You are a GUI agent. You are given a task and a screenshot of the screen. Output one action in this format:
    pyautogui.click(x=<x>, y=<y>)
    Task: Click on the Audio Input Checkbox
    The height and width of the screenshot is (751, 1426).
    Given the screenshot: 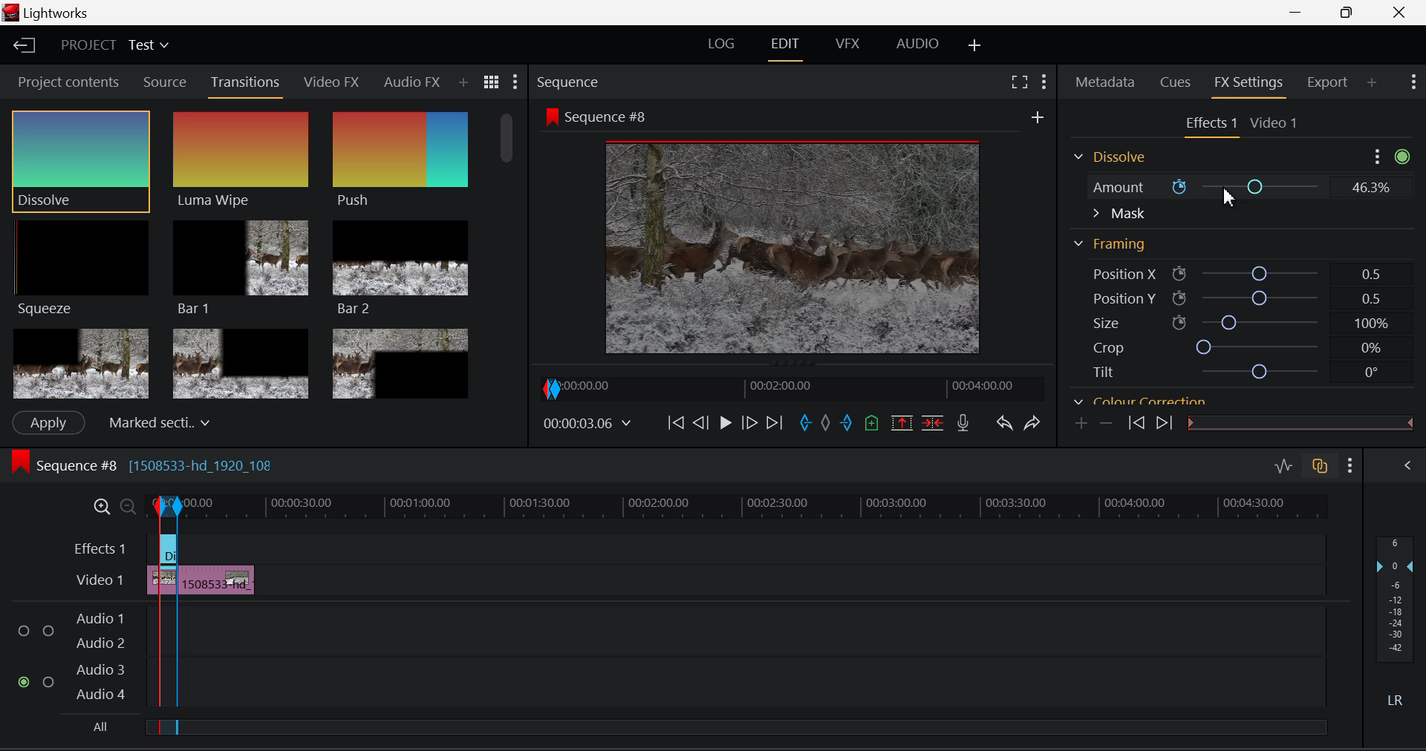 What is the action you would take?
    pyautogui.click(x=25, y=626)
    